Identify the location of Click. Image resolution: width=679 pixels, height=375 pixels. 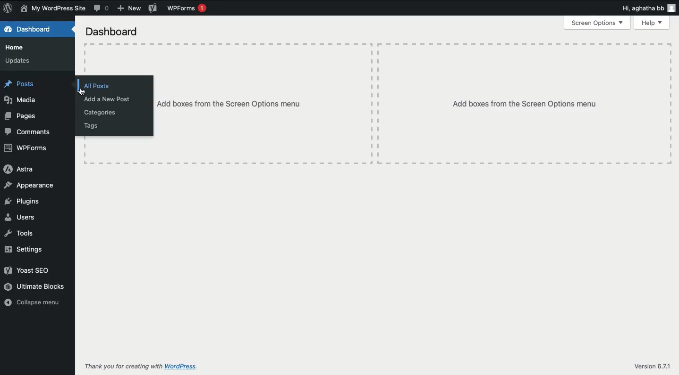
(84, 93).